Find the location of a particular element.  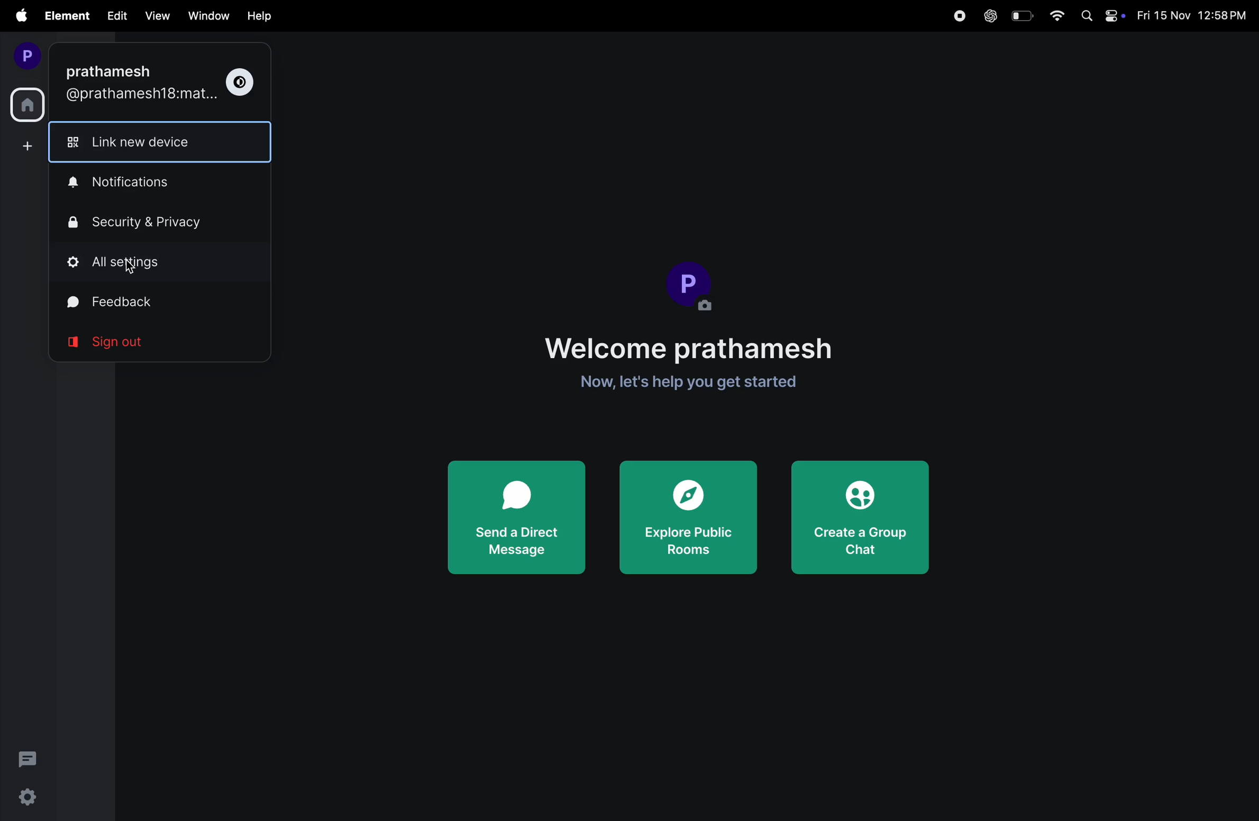

Welcome note is located at coordinates (697, 351).